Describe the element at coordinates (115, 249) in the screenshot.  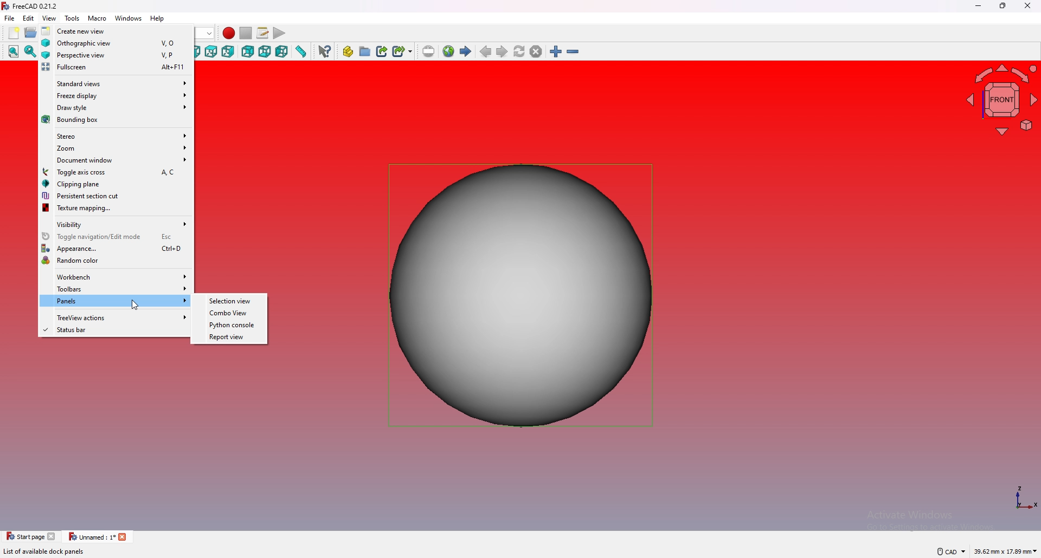
I see `appearance` at that location.